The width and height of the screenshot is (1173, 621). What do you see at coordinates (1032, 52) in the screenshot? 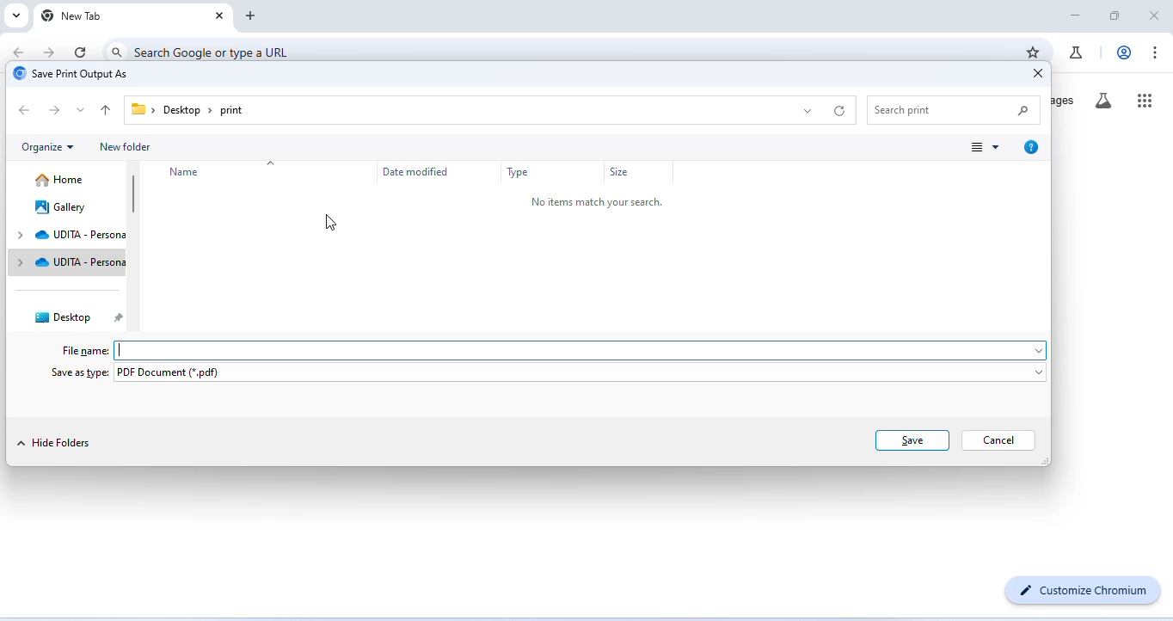
I see `add book marks` at bounding box center [1032, 52].